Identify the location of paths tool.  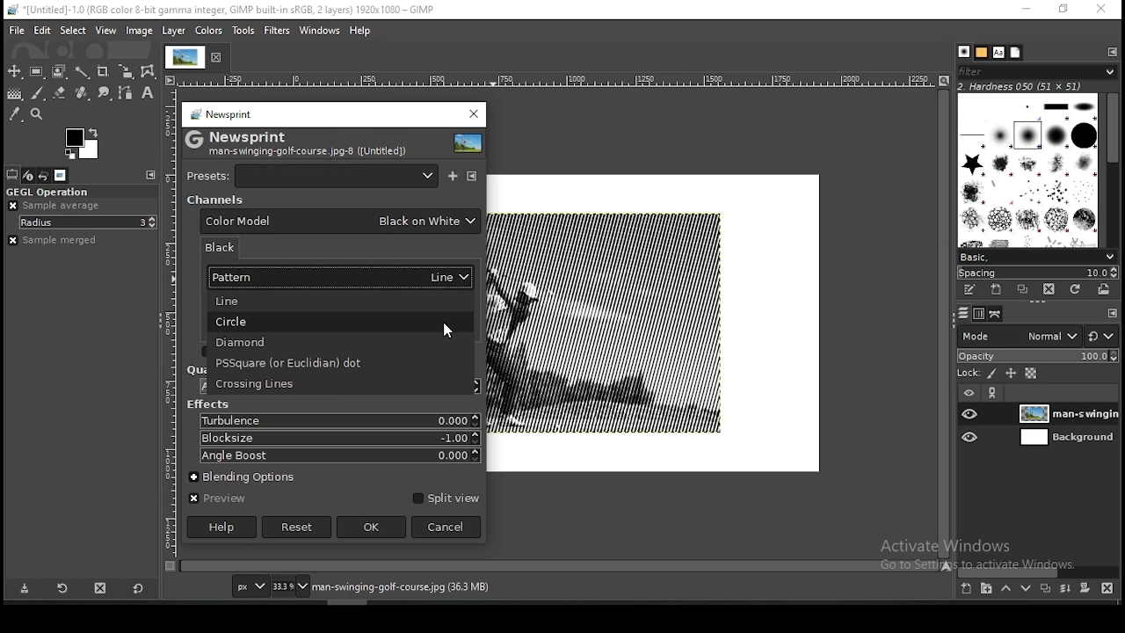
(124, 92).